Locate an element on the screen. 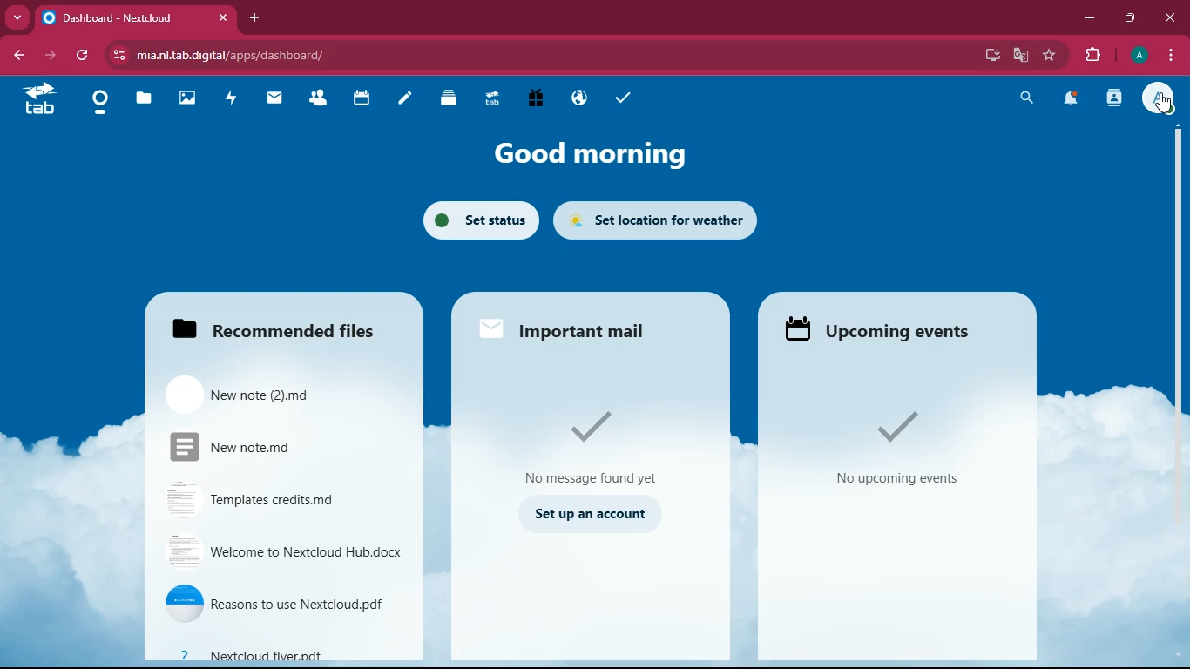 This screenshot has height=669, width=1190. notifications is located at coordinates (1073, 99).